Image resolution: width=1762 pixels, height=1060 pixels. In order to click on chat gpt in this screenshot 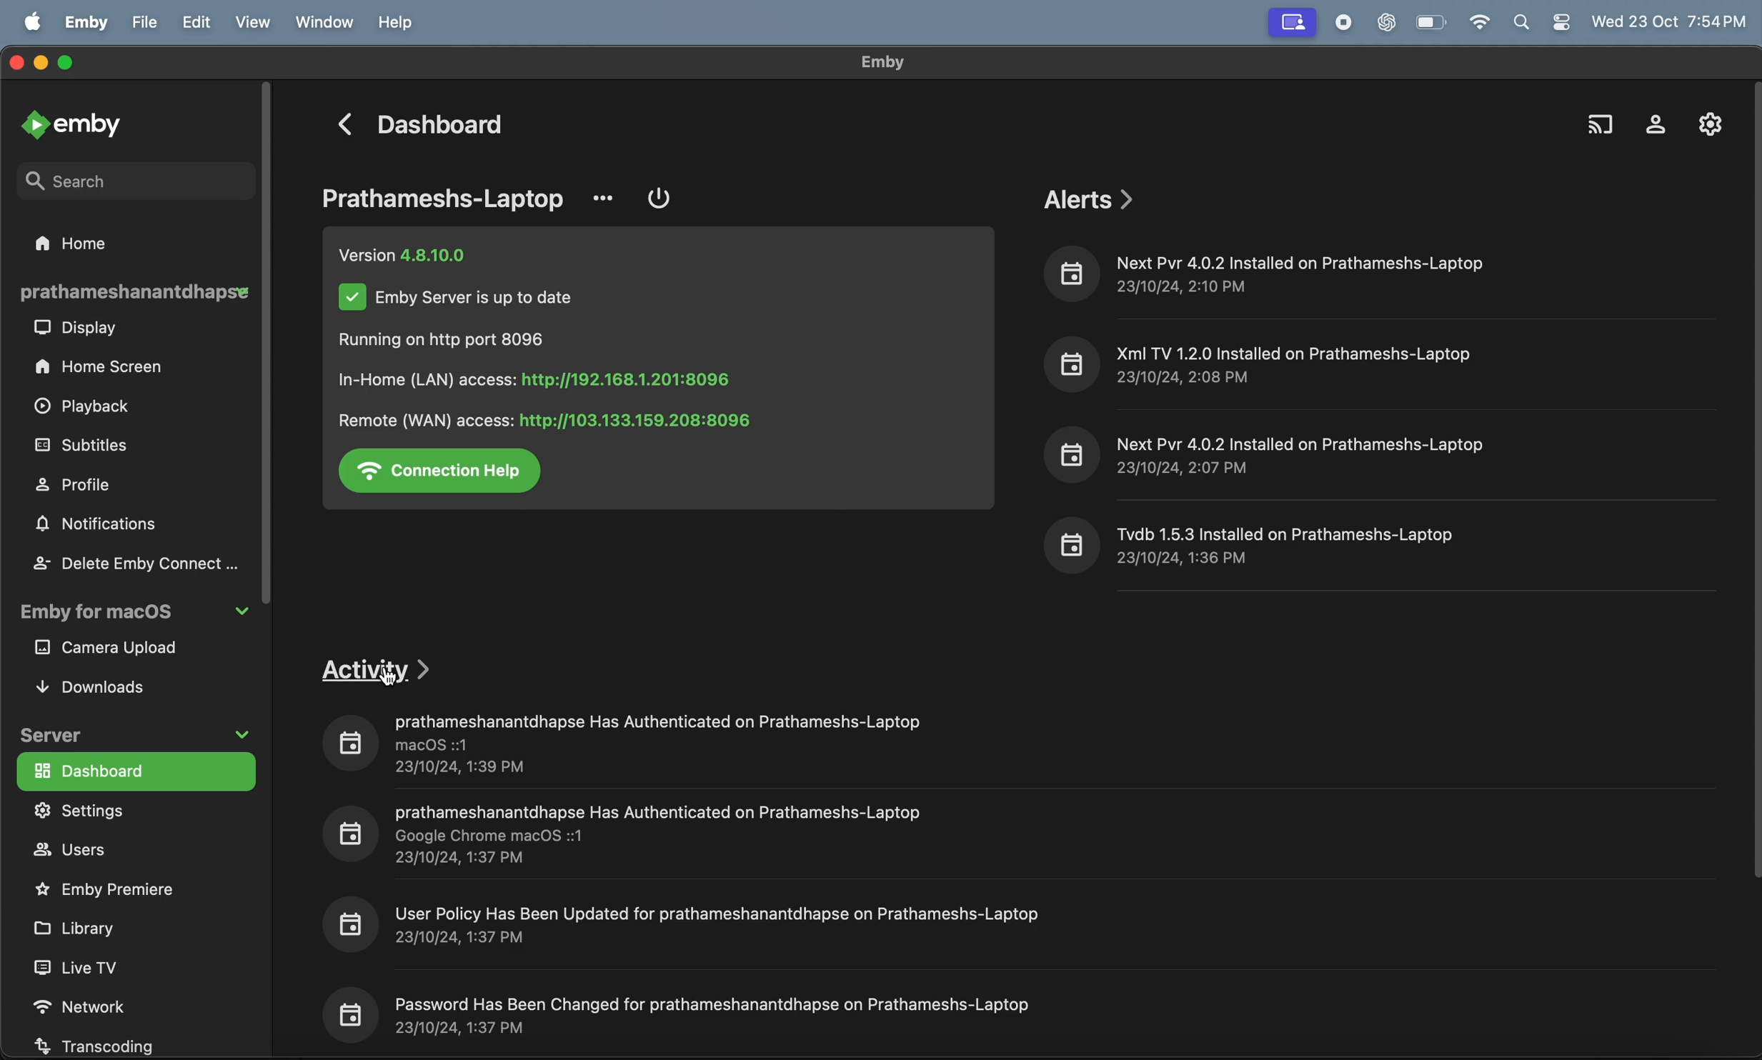, I will do `click(1383, 24)`.